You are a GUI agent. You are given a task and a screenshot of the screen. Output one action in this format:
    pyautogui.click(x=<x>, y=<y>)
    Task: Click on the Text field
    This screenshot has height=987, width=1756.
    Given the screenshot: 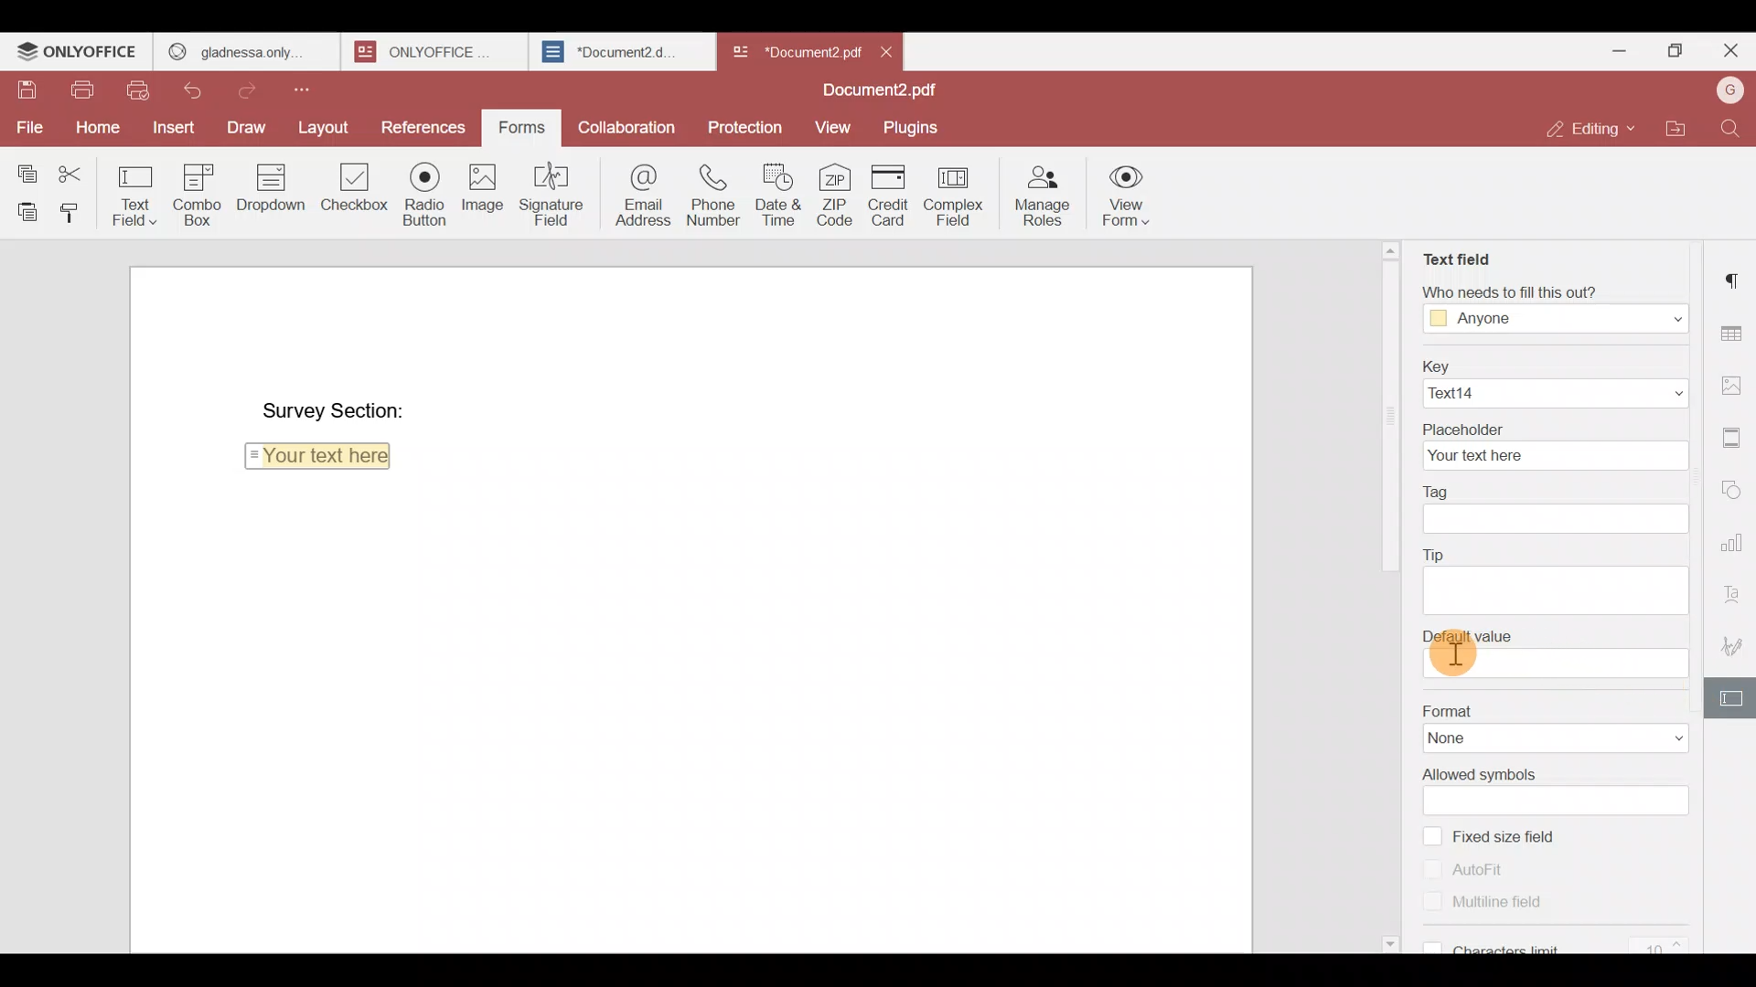 What is the action you would take?
    pyautogui.click(x=1456, y=255)
    